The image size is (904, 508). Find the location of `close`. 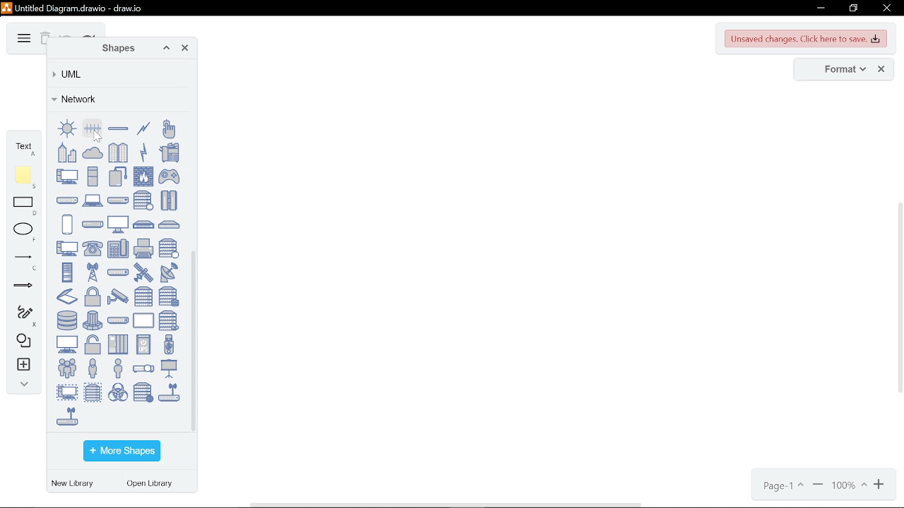

close is located at coordinates (886, 9).